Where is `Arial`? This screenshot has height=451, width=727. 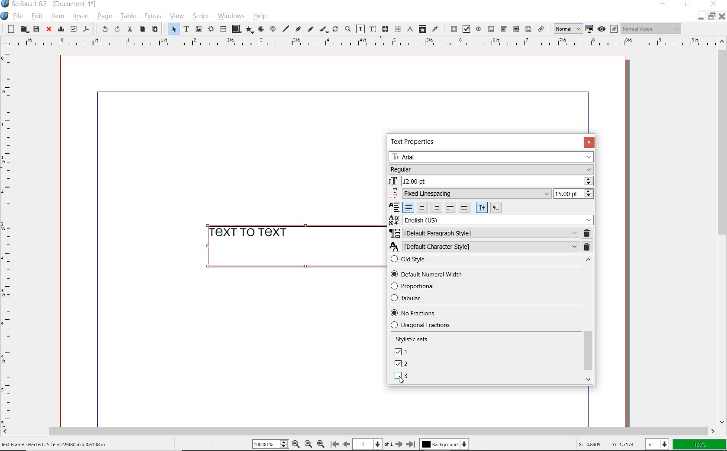 Arial is located at coordinates (490, 156).